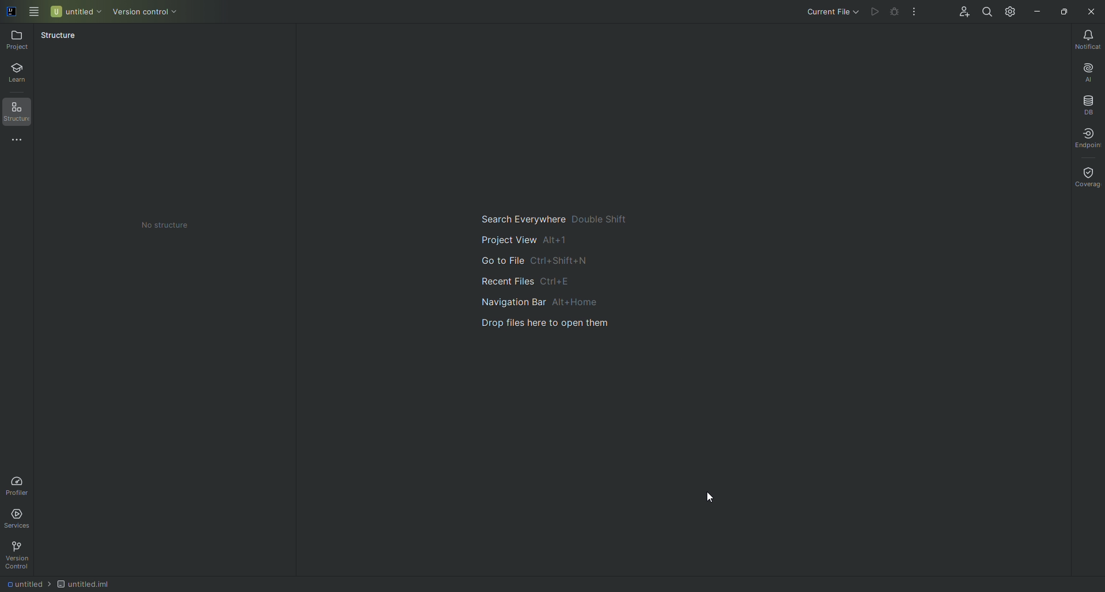 This screenshot has height=592, width=1105. What do you see at coordinates (36, 11) in the screenshot?
I see `Main Menu` at bounding box center [36, 11].